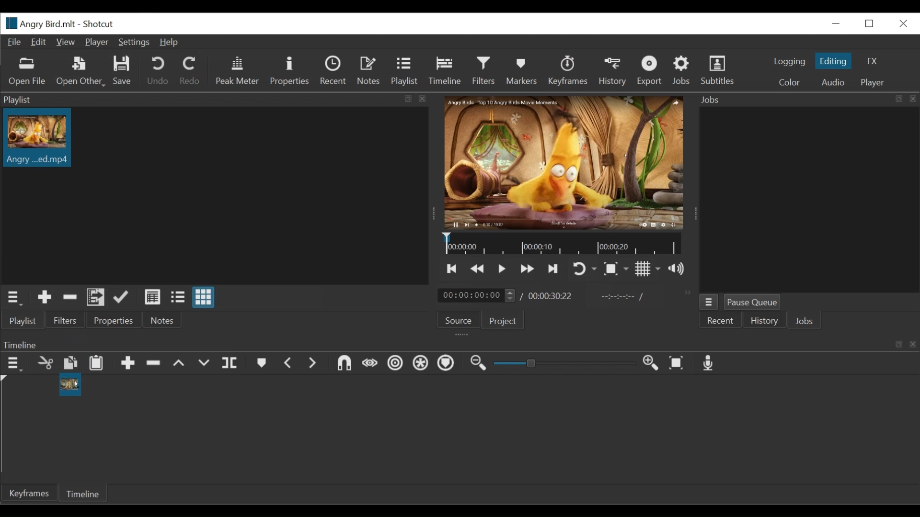  I want to click on Zoom timeline in, so click(651, 364).